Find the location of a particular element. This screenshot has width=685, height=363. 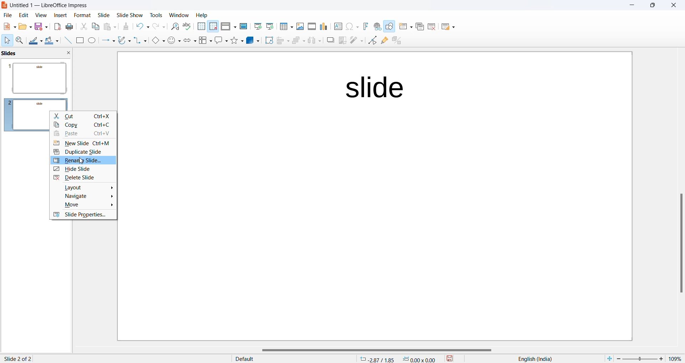

Show glue point function is located at coordinates (384, 41).